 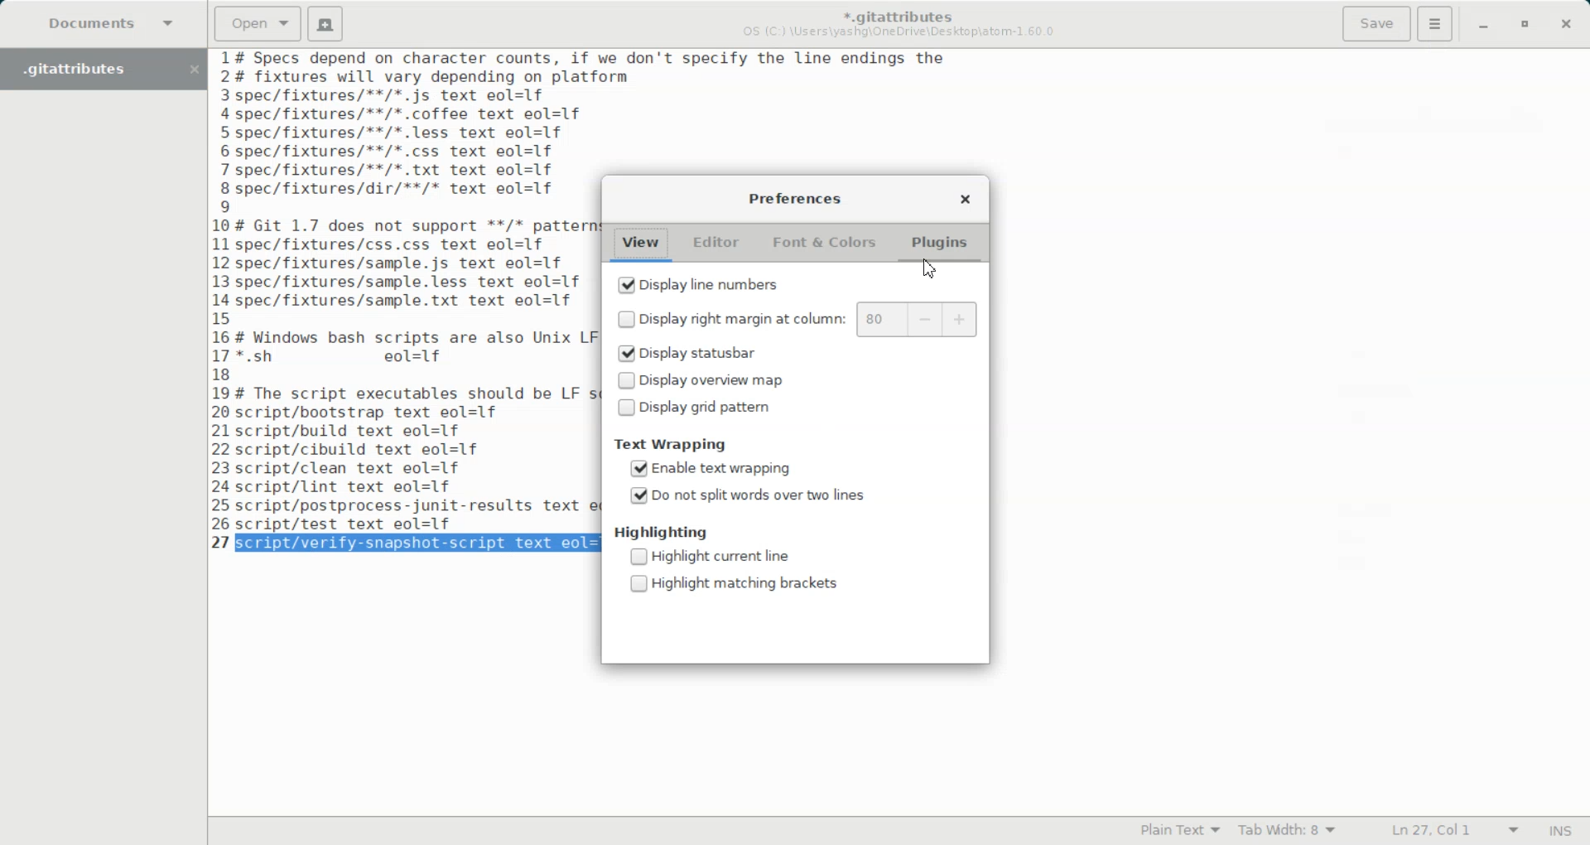 What do you see at coordinates (86, 69) in the screenshot?
I see `Folder` at bounding box center [86, 69].